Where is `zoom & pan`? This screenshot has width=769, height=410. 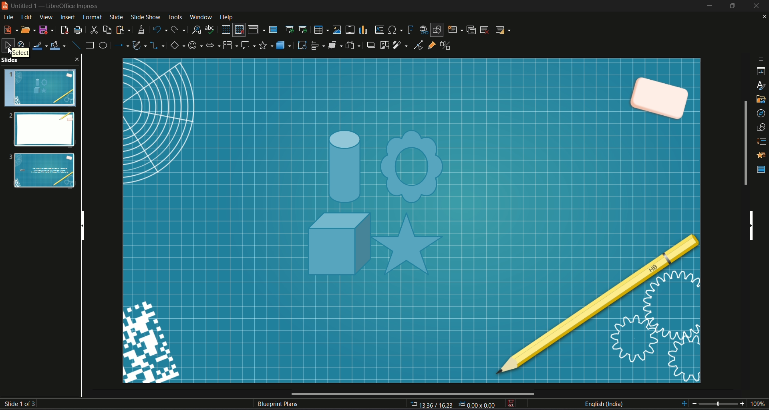 zoom & pan is located at coordinates (21, 44).